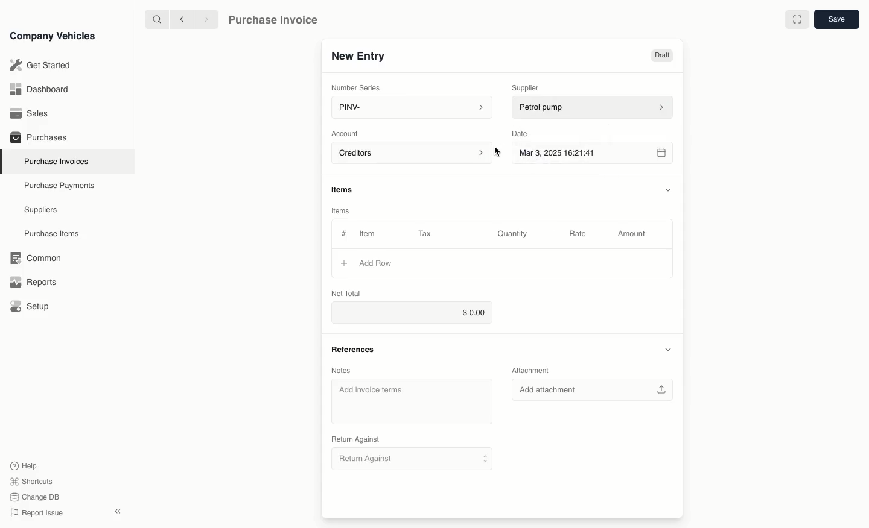 The height and width of the screenshot is (528, 869). I want to click on collapse, so click(669, 189).